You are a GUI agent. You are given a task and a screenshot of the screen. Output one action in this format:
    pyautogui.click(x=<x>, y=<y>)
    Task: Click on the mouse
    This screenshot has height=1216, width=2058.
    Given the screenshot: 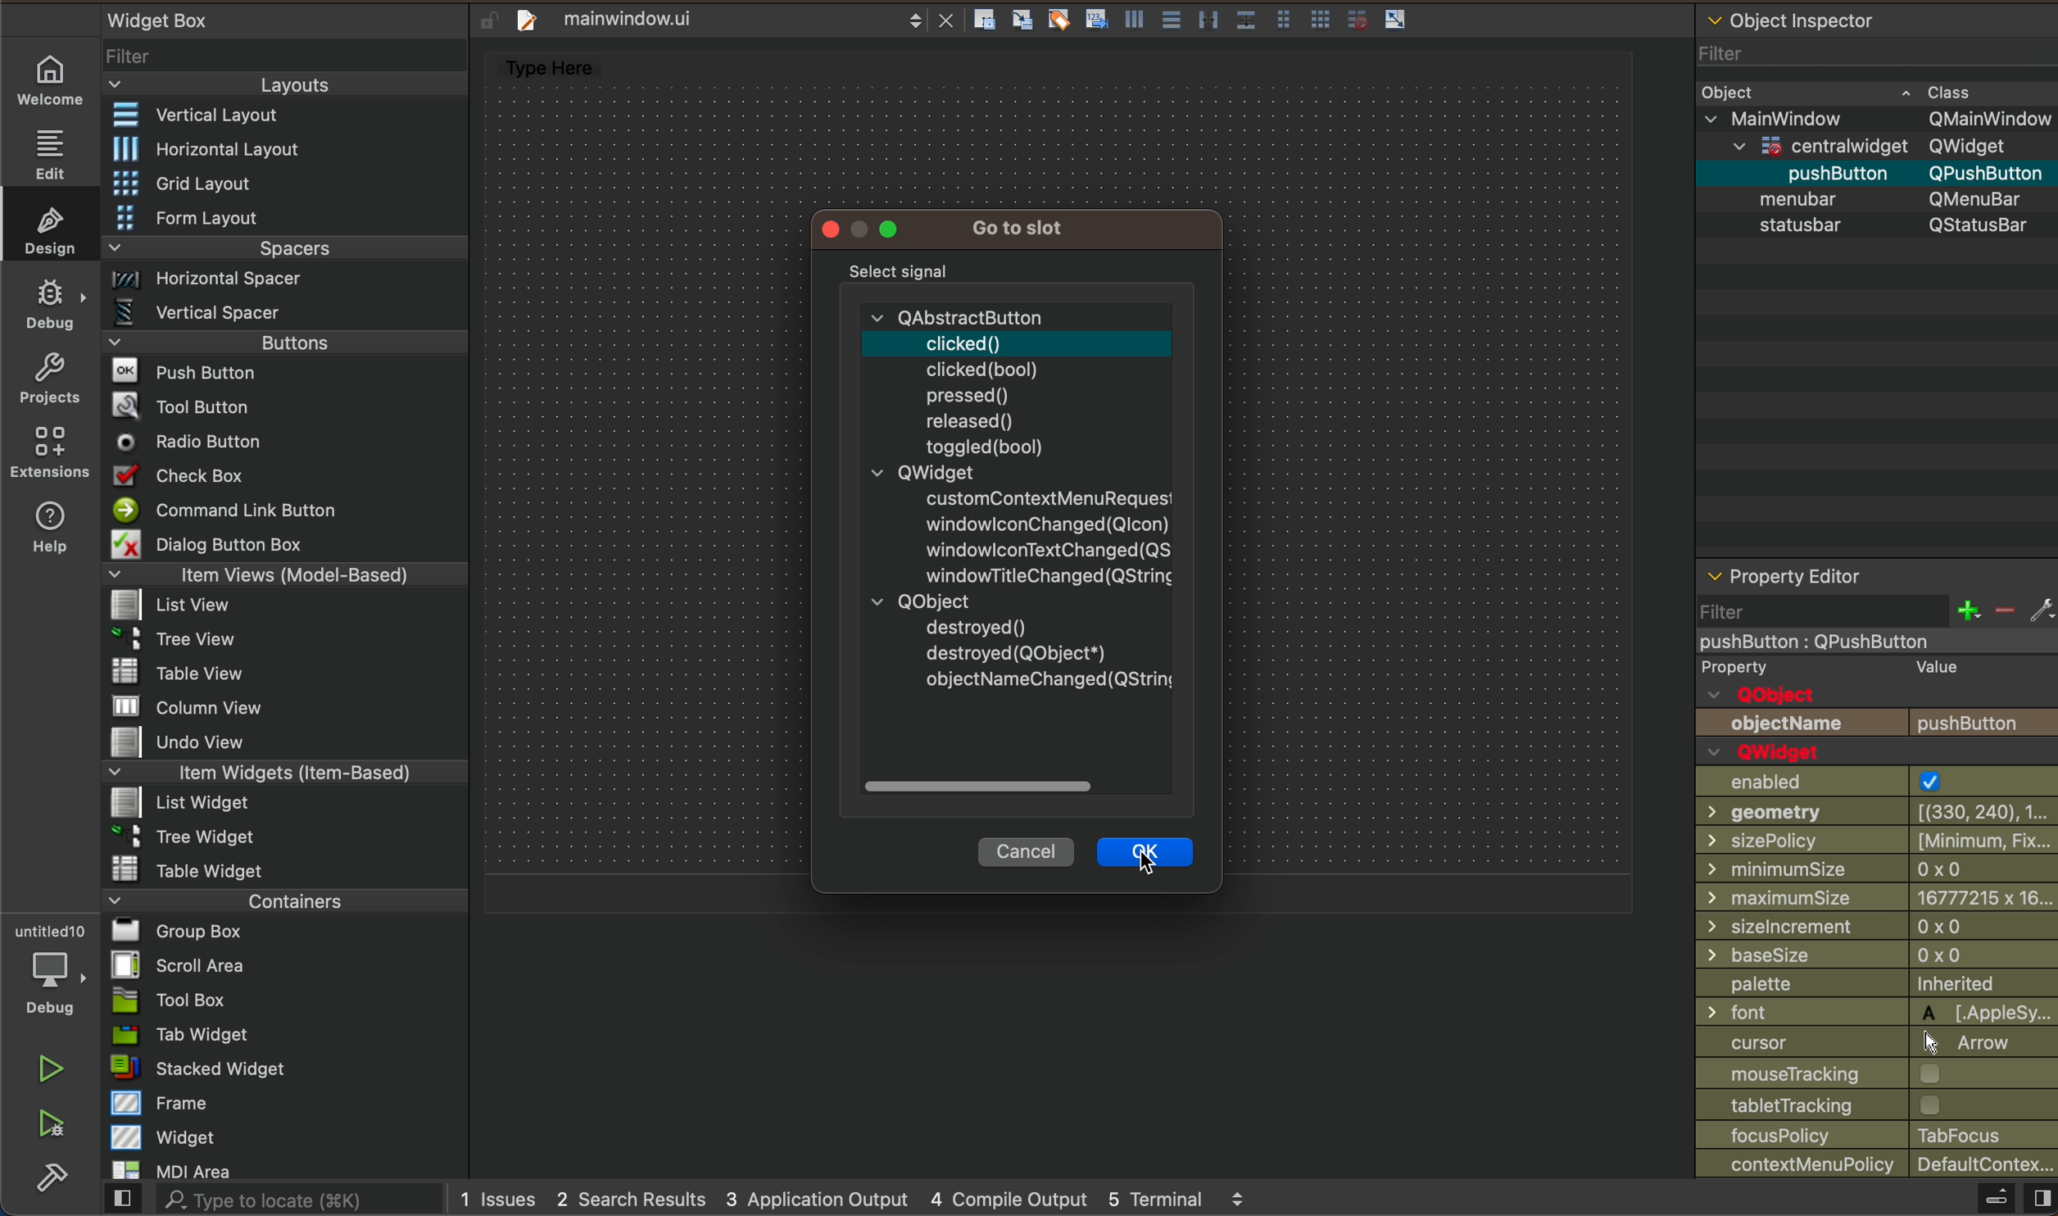 What is the action you would take?
    pyautogui.click(x=1878, y=1073)
    